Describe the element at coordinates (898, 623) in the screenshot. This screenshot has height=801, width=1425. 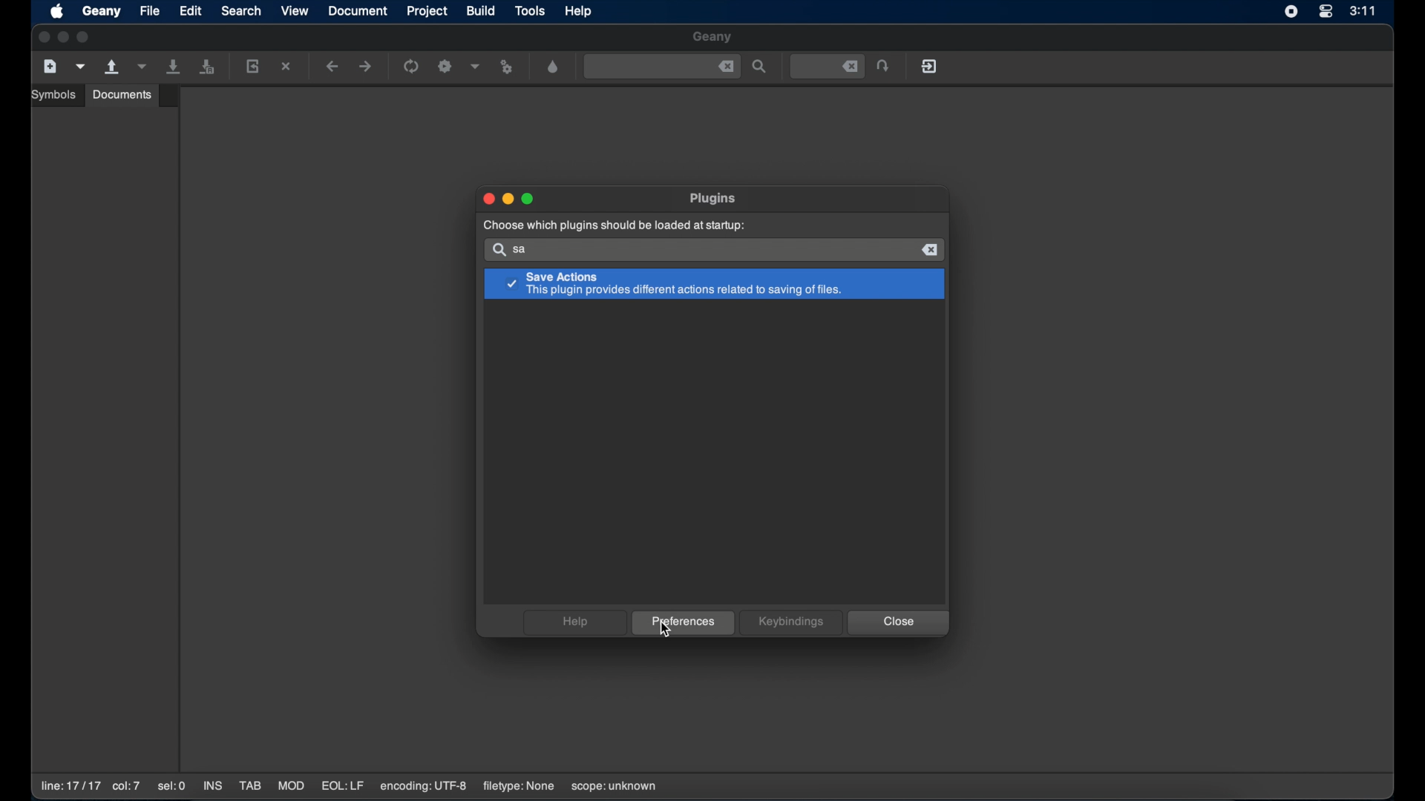
I see `close` at that location.